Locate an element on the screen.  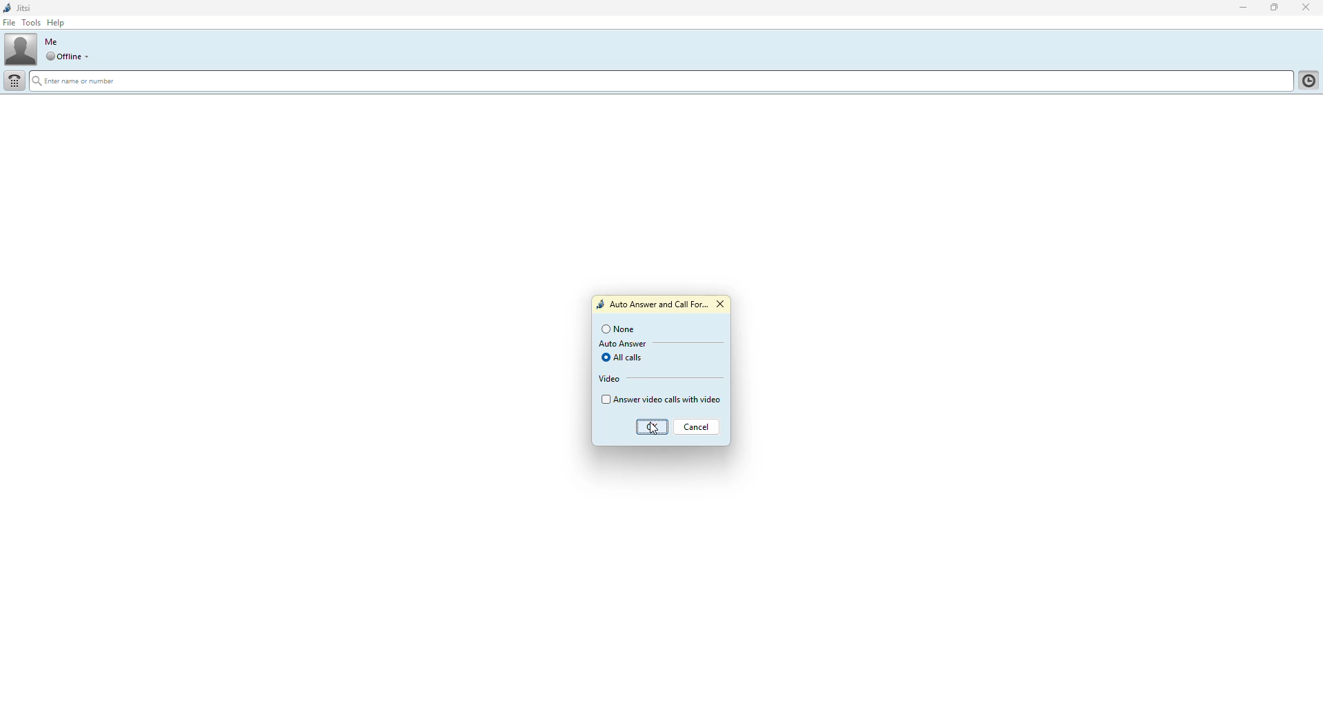
video is located at coordinates (611, 379).